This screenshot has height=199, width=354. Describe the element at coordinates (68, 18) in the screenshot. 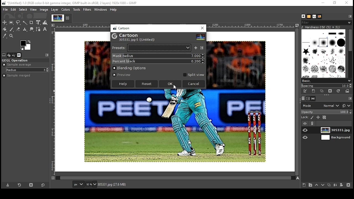

I see `close` at that location.